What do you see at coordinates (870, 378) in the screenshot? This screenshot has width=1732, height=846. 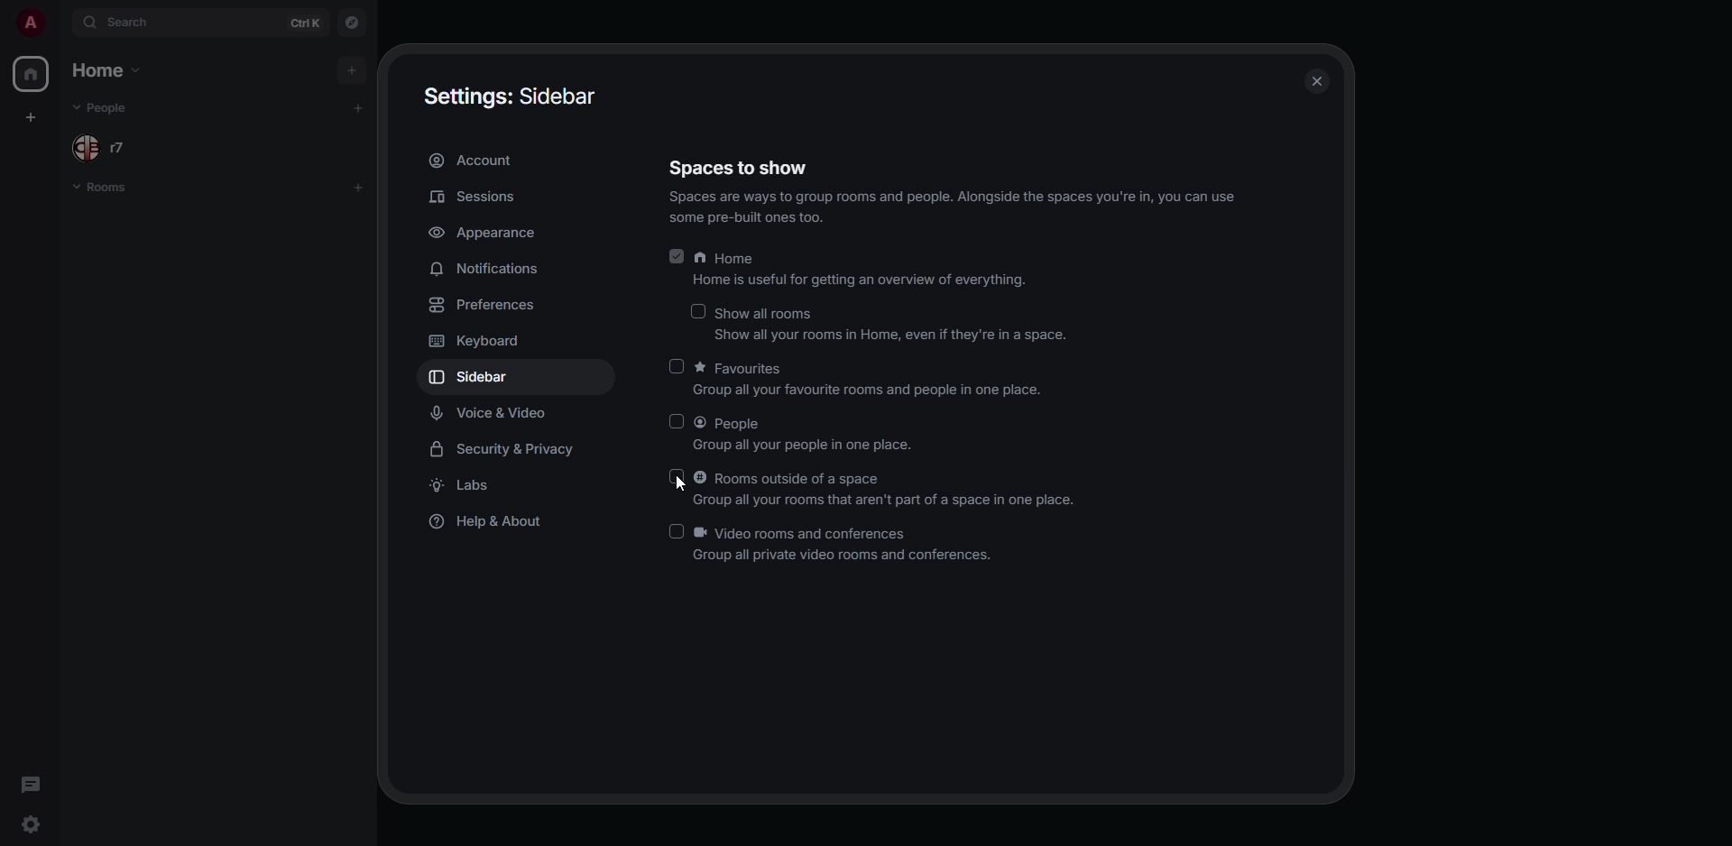 I see ` Favourites Group all your favourite rooms and people in one place.` at bounding box center [870, 378].